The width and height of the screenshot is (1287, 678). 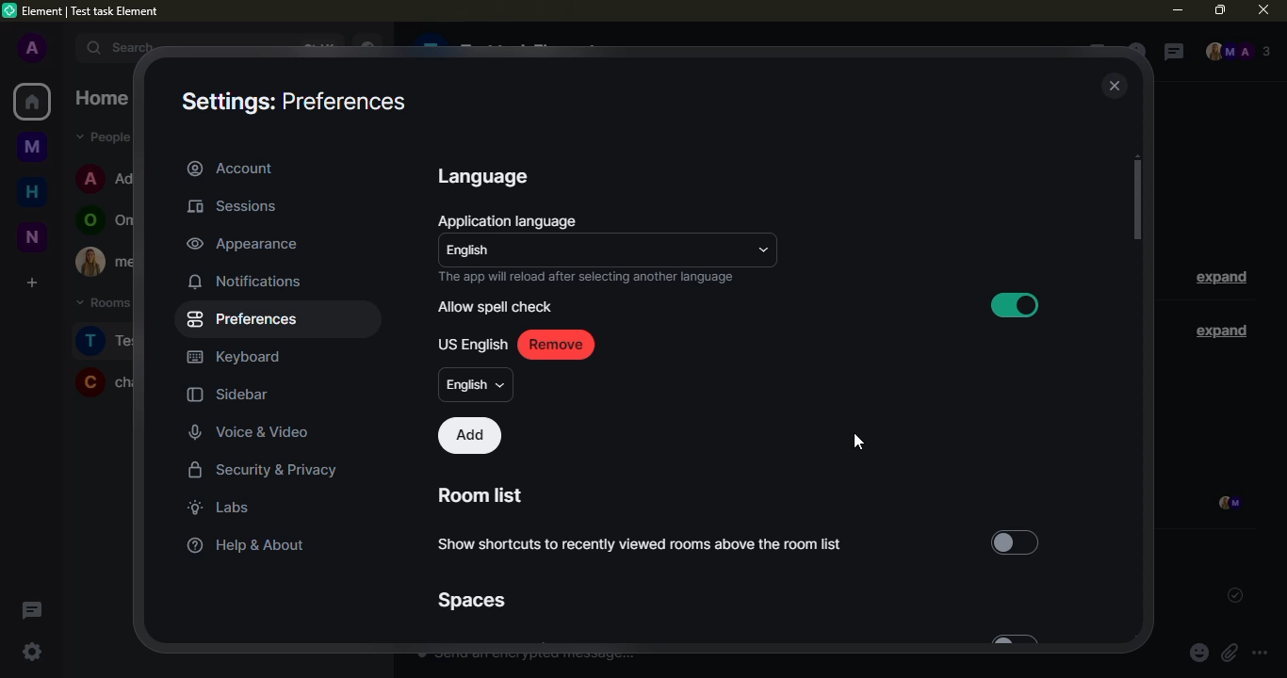 What do you see at coordinates (478, 385) in the screenshot?
I see `english` at bounding box center [478, 385].